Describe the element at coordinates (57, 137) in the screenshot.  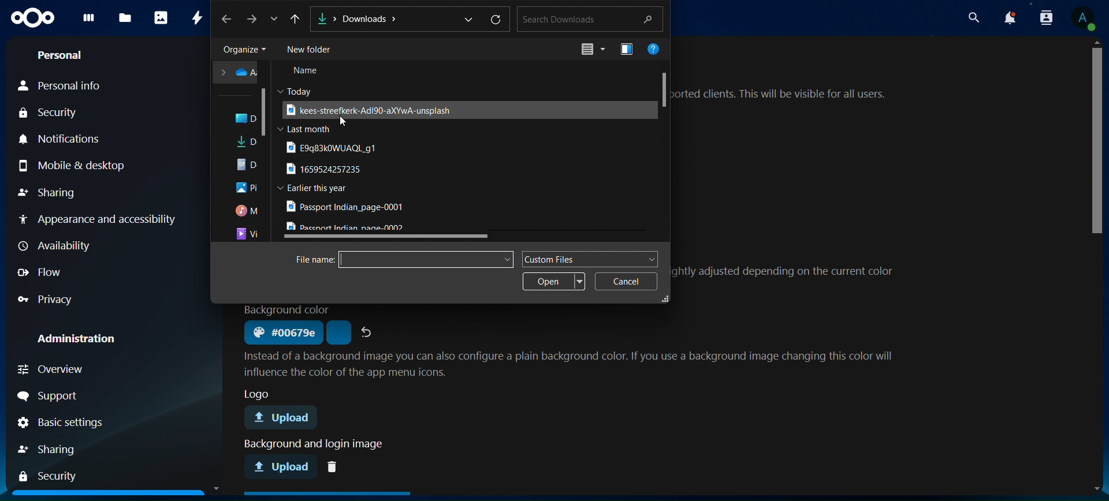
I see `notifications` at that location.